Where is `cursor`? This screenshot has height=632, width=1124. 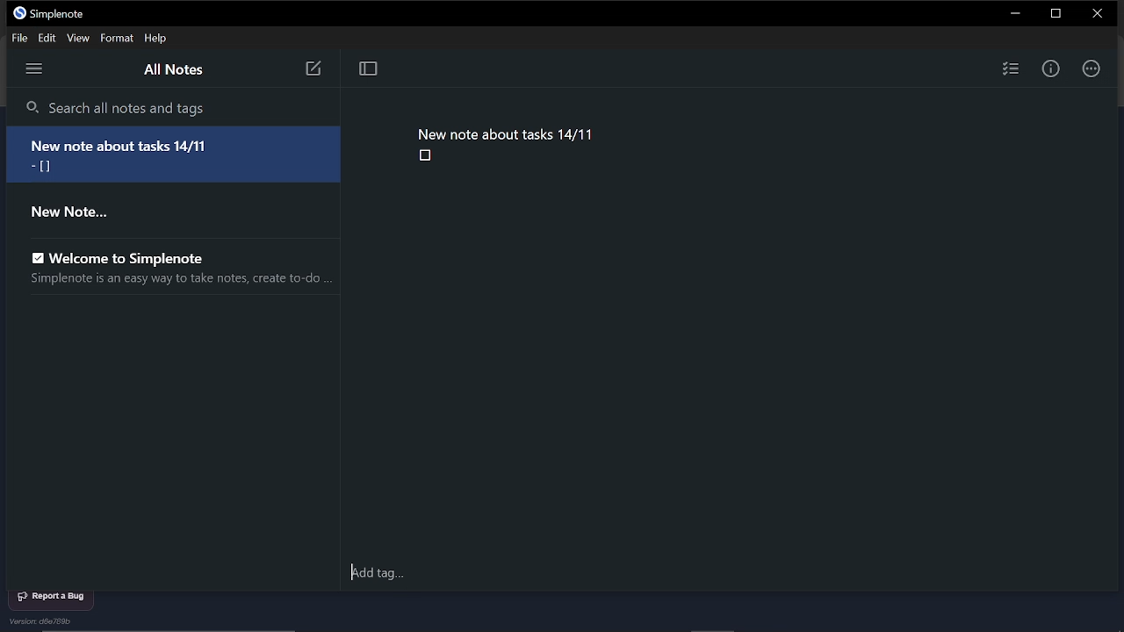 cursor is located at coordinates (352, 573).